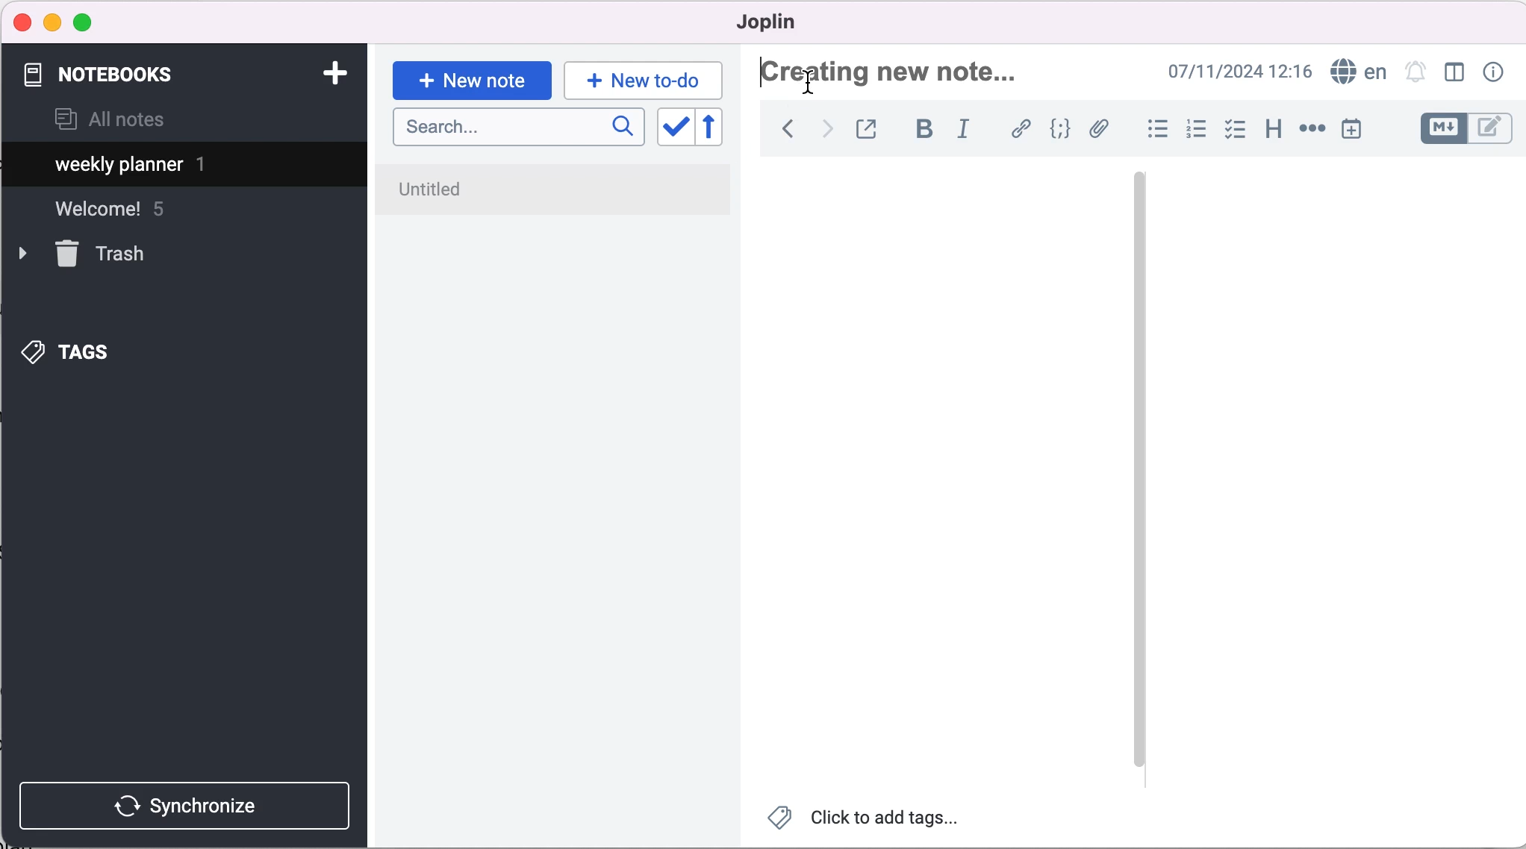  Describe the element at coordinates (1496, 72) in the screenshot. I see `properties note` at that location.